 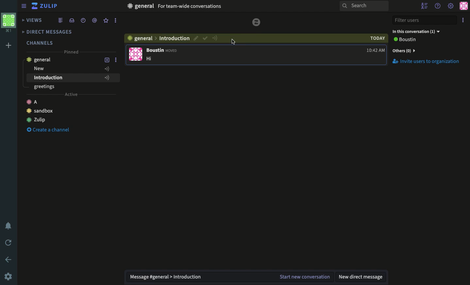 I want to click on Cancel, so click(x=206, y=39).